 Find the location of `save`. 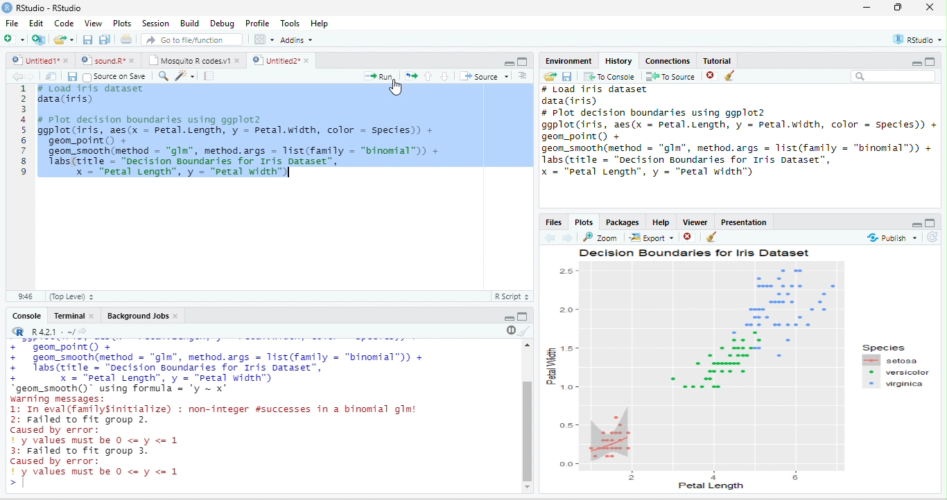

save is located at coordinates (87, 39).